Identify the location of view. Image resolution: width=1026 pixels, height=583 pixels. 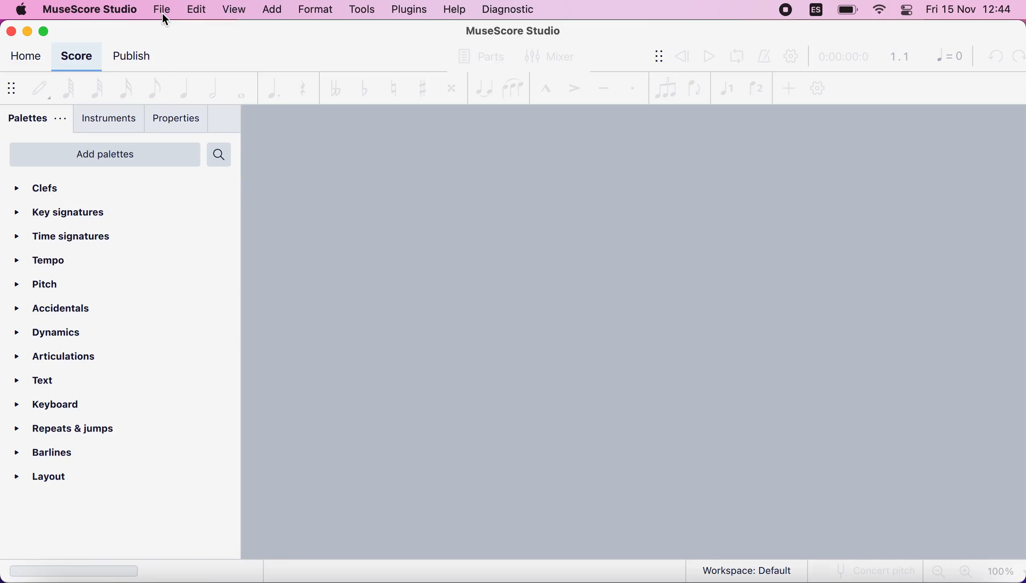
(233, 10).